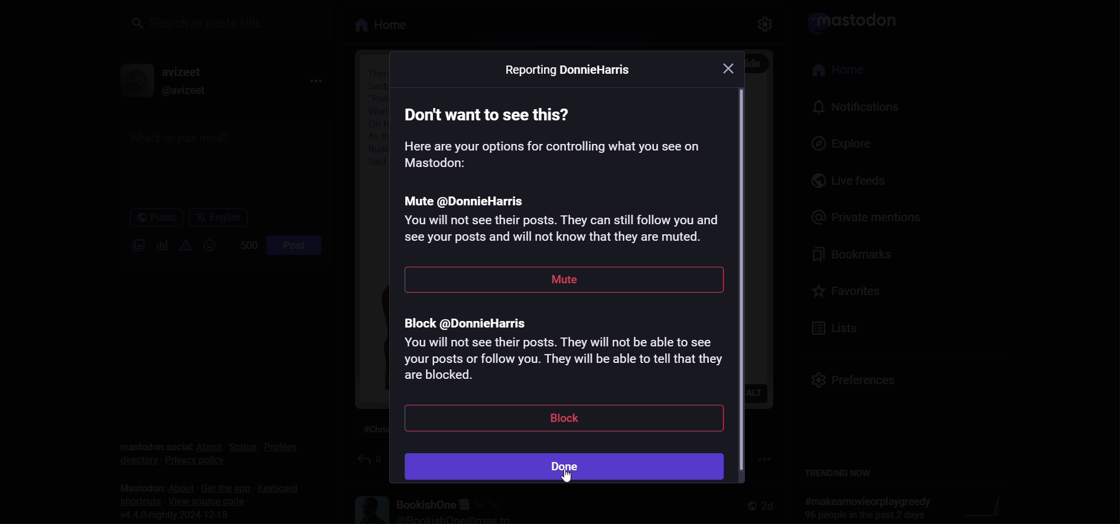 Image resolution: width=1120 pixels, height=524 pixels. Describe the element at coordinates (839, 181) in the screenshot. I see `live feed` at that location.